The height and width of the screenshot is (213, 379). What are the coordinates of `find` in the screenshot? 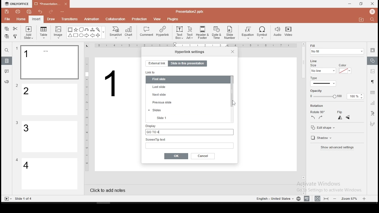 It's located at (7, 50).